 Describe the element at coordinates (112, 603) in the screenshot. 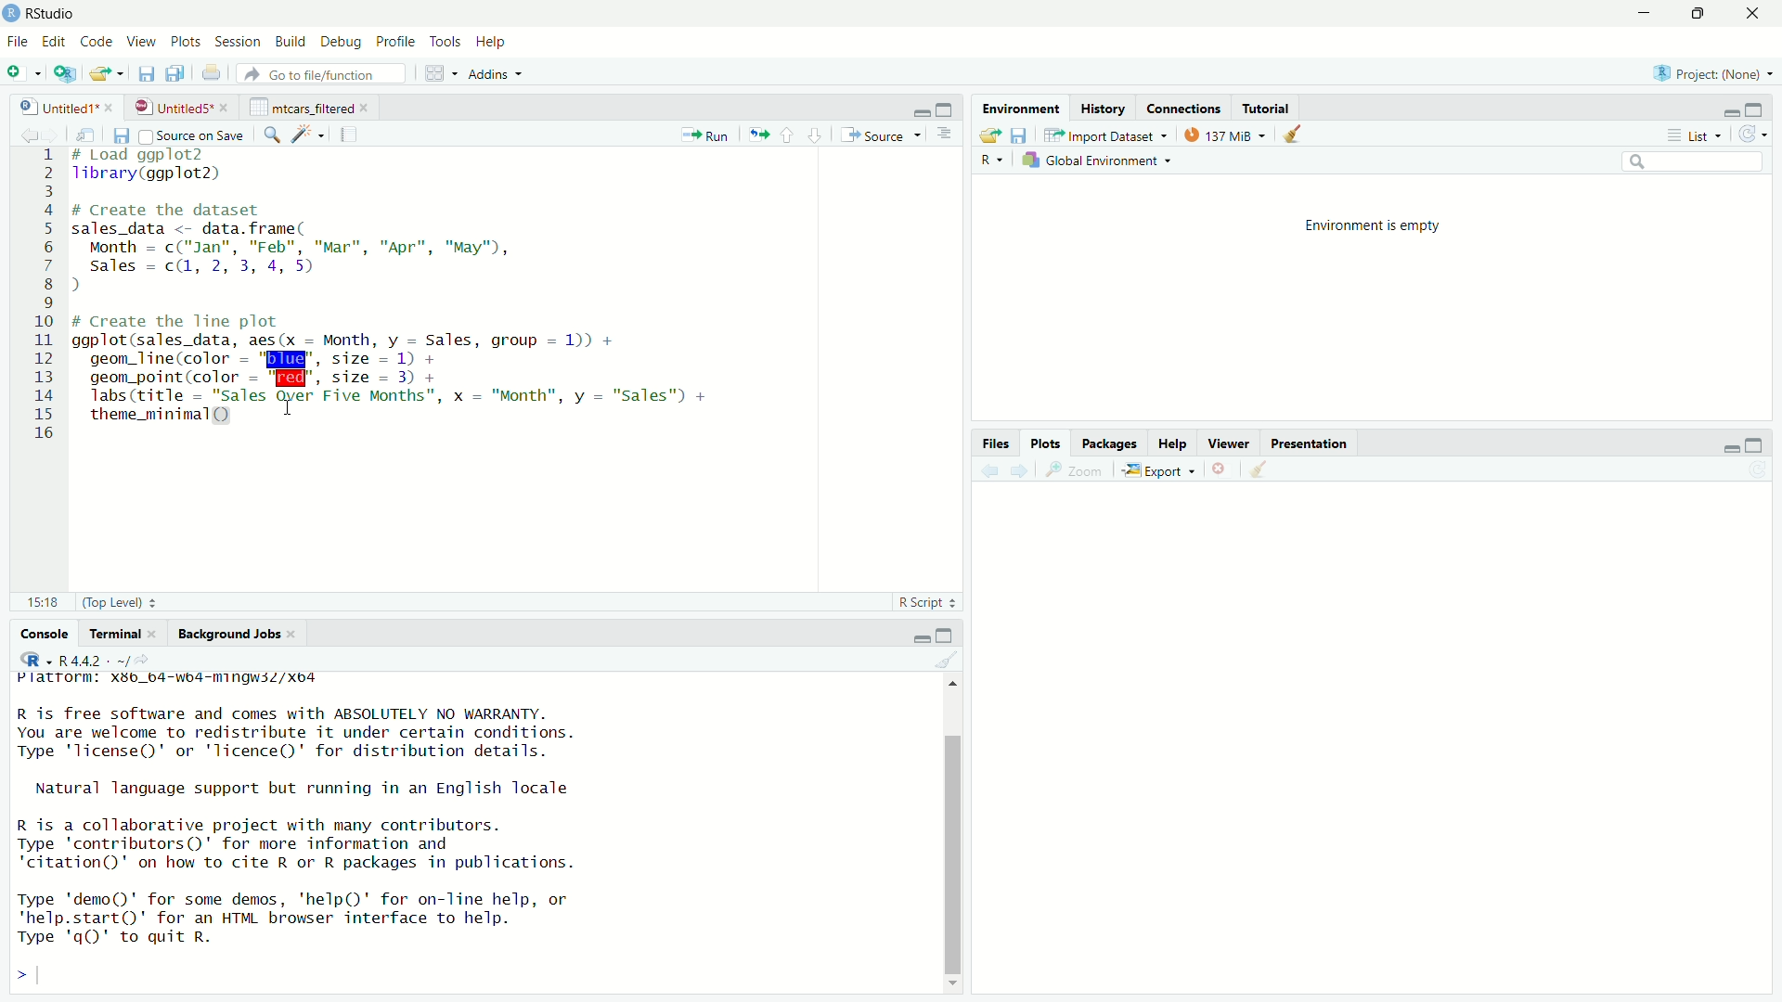

I see `(top leave)` at that location.